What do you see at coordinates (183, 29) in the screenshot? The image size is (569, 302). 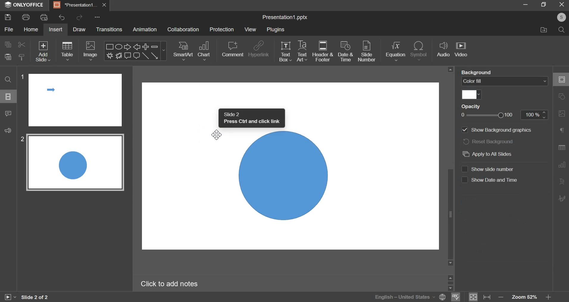 I see `collaboration` at bounding box center [183, 29].